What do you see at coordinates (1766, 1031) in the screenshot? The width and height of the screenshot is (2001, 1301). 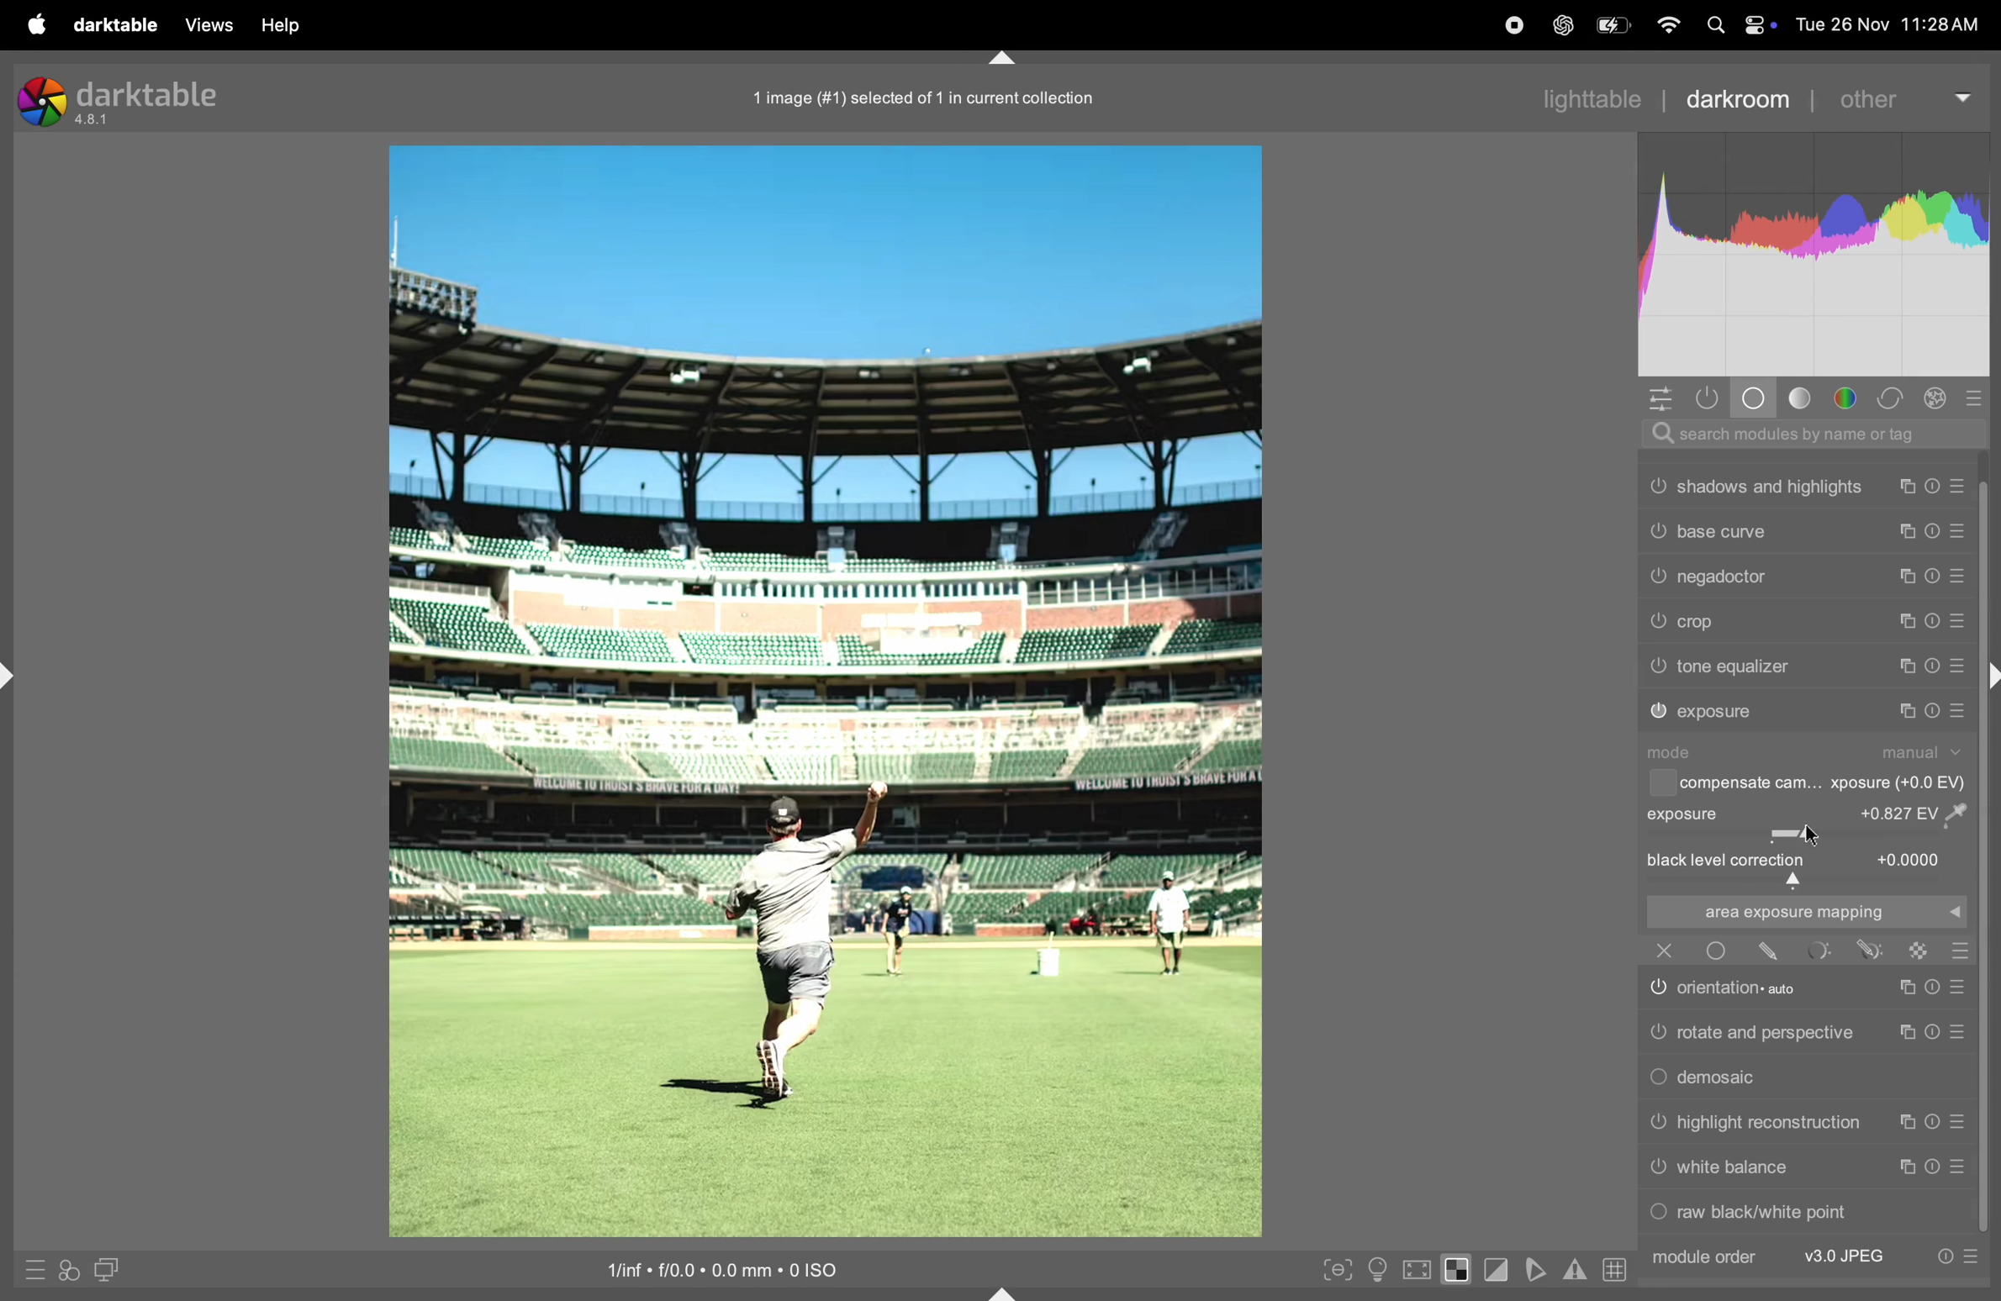 I see `rotate and perspective` at bounding box center [1766, 1031].